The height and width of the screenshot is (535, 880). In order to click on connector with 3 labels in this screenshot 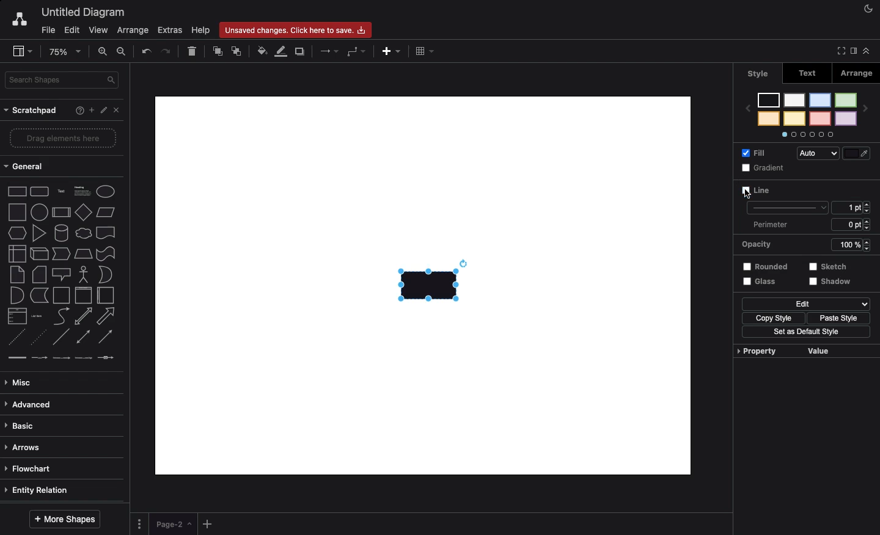, I will do `click(83, 358)`.